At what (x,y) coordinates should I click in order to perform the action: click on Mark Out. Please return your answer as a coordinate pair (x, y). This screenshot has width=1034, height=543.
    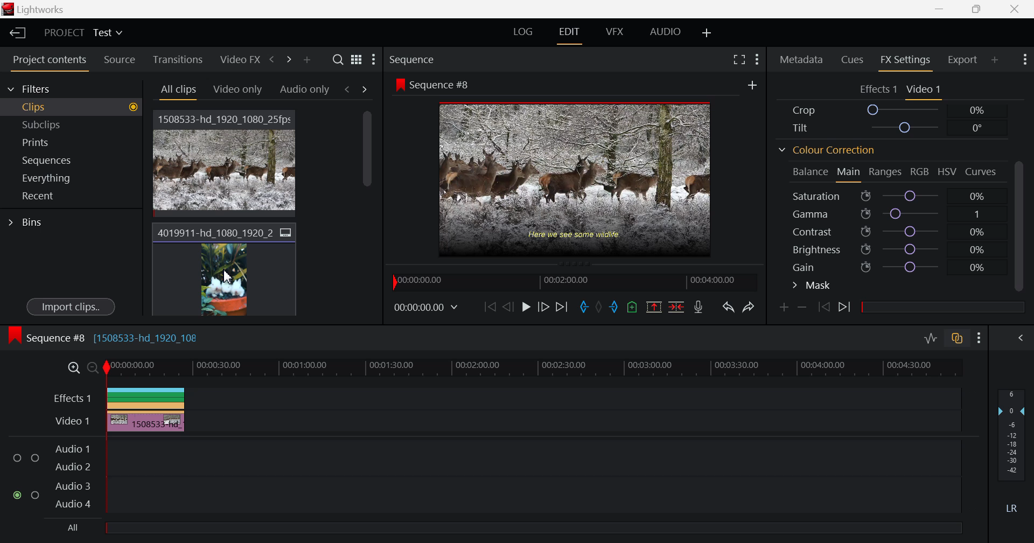
    Looking at the image, I should click on (614, 308).